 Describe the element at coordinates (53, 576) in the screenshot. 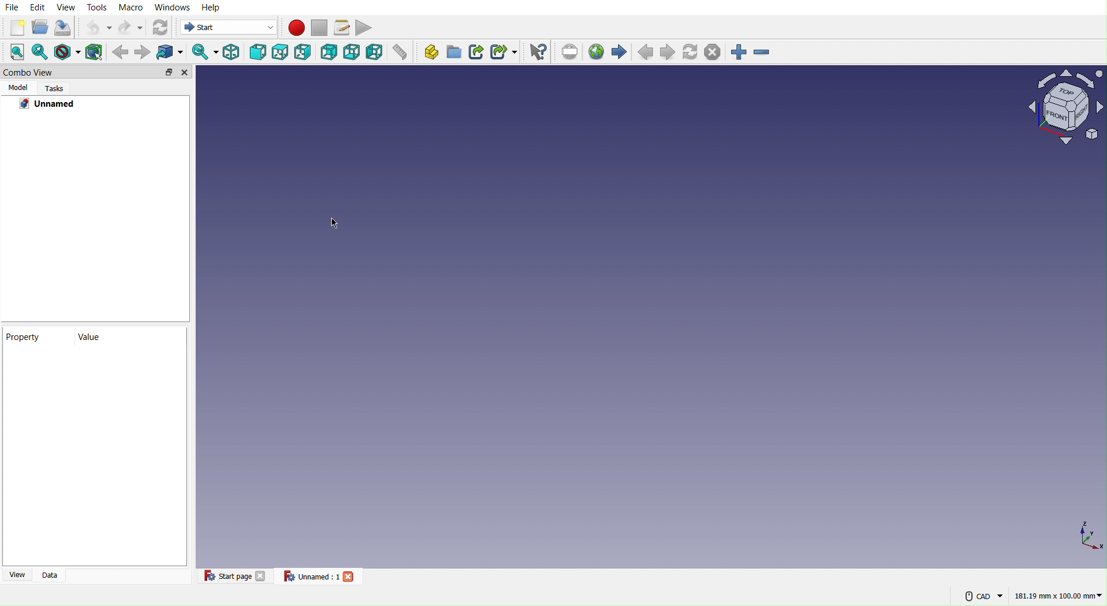

I see `Data` at that location.